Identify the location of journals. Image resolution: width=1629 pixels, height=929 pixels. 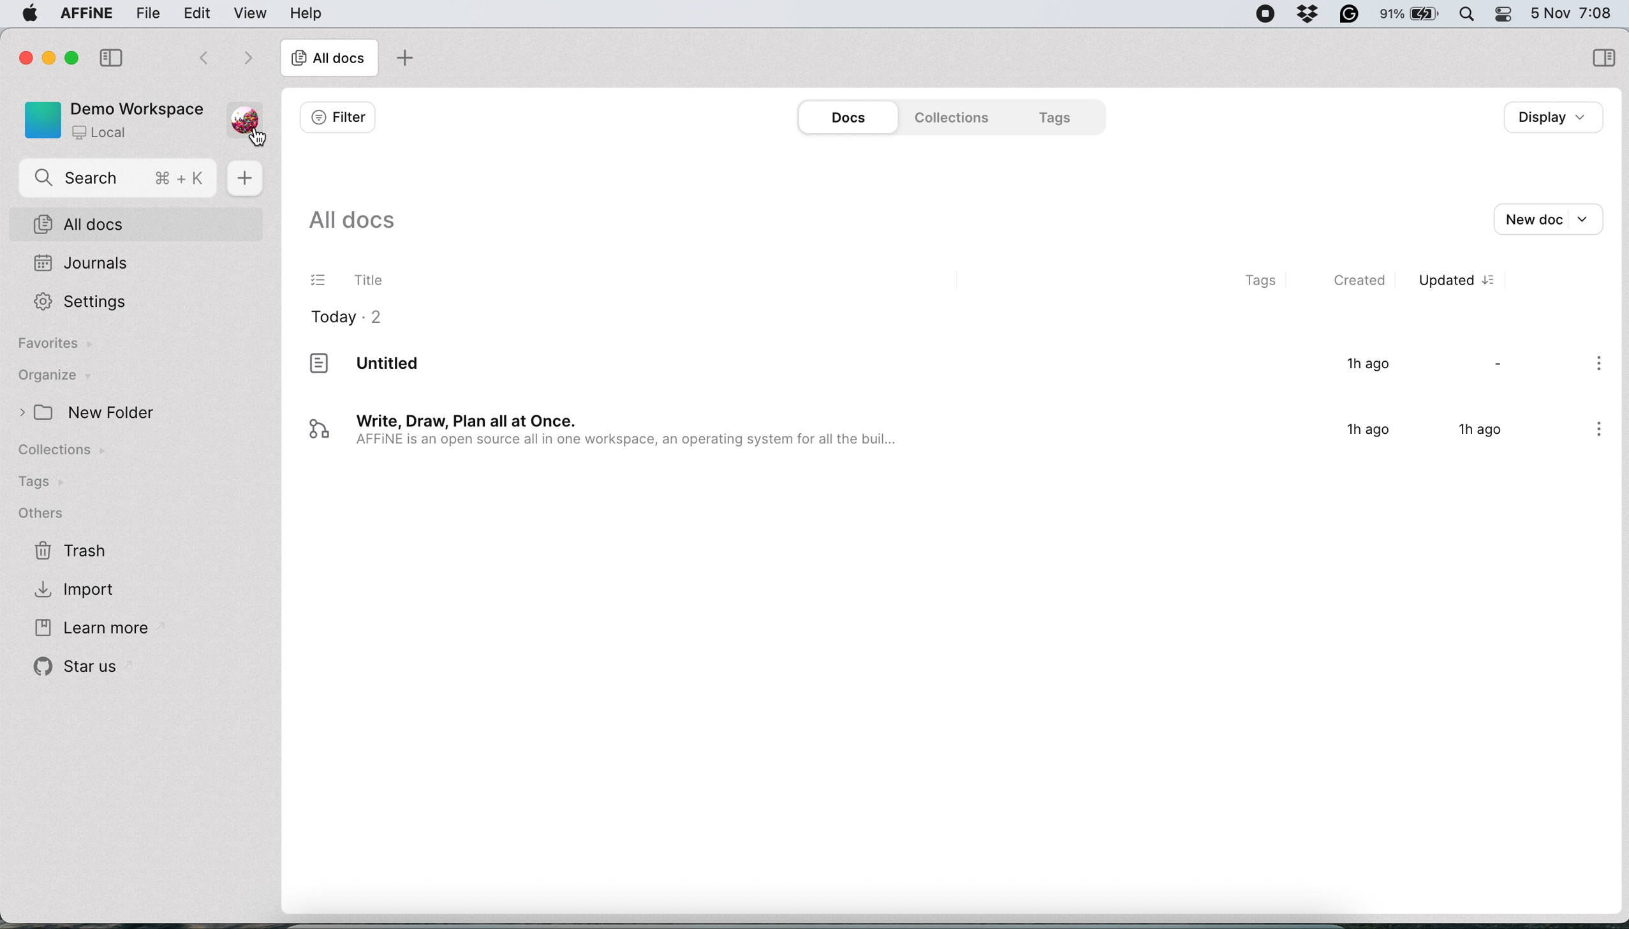
(83, 262).